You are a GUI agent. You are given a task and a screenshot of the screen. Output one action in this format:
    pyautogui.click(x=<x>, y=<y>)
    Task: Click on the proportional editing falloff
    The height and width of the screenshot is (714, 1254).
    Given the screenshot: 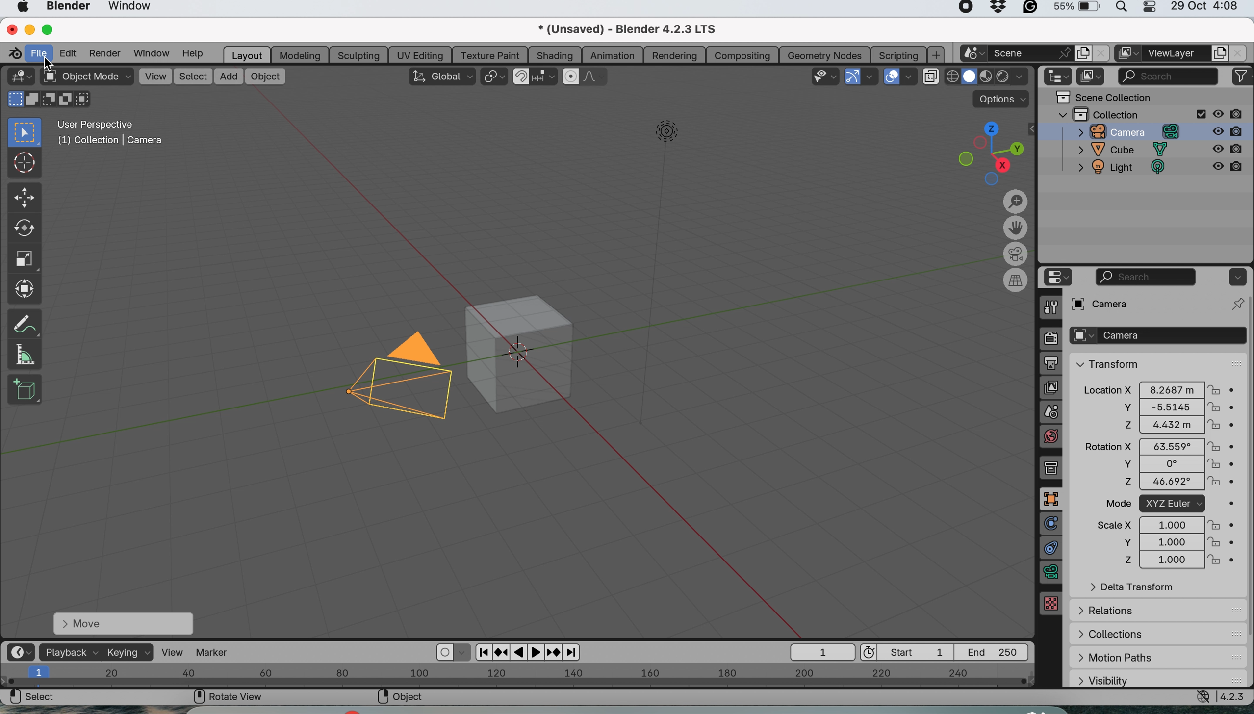 What is the action you would take?
    pyautogui.click(x=596, y=78)
    